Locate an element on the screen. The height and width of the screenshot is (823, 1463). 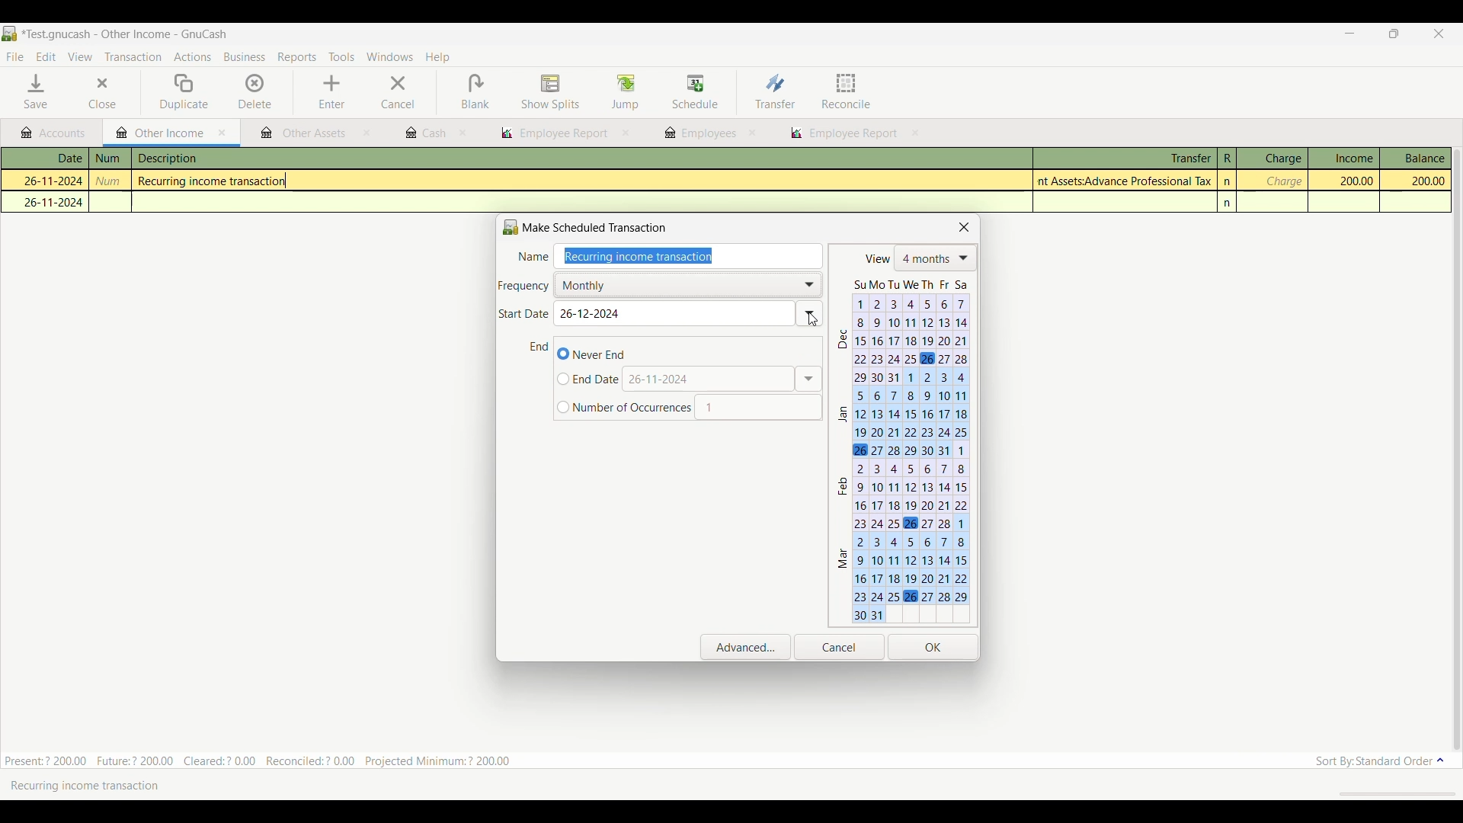
Software logo is located at coordinates (10, 34).